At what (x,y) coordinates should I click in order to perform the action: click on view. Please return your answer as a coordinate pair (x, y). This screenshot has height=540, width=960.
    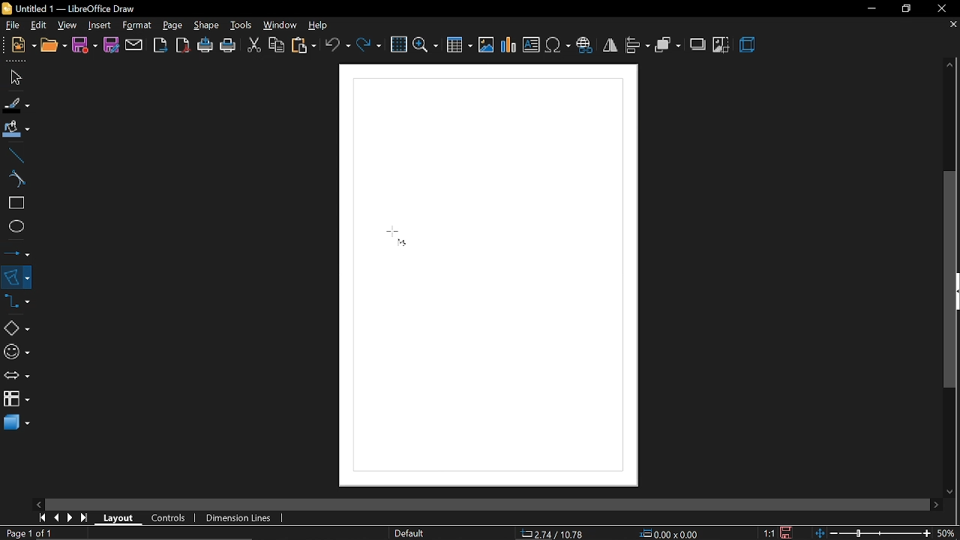
    Looking at the image, I should click on (67, 24).